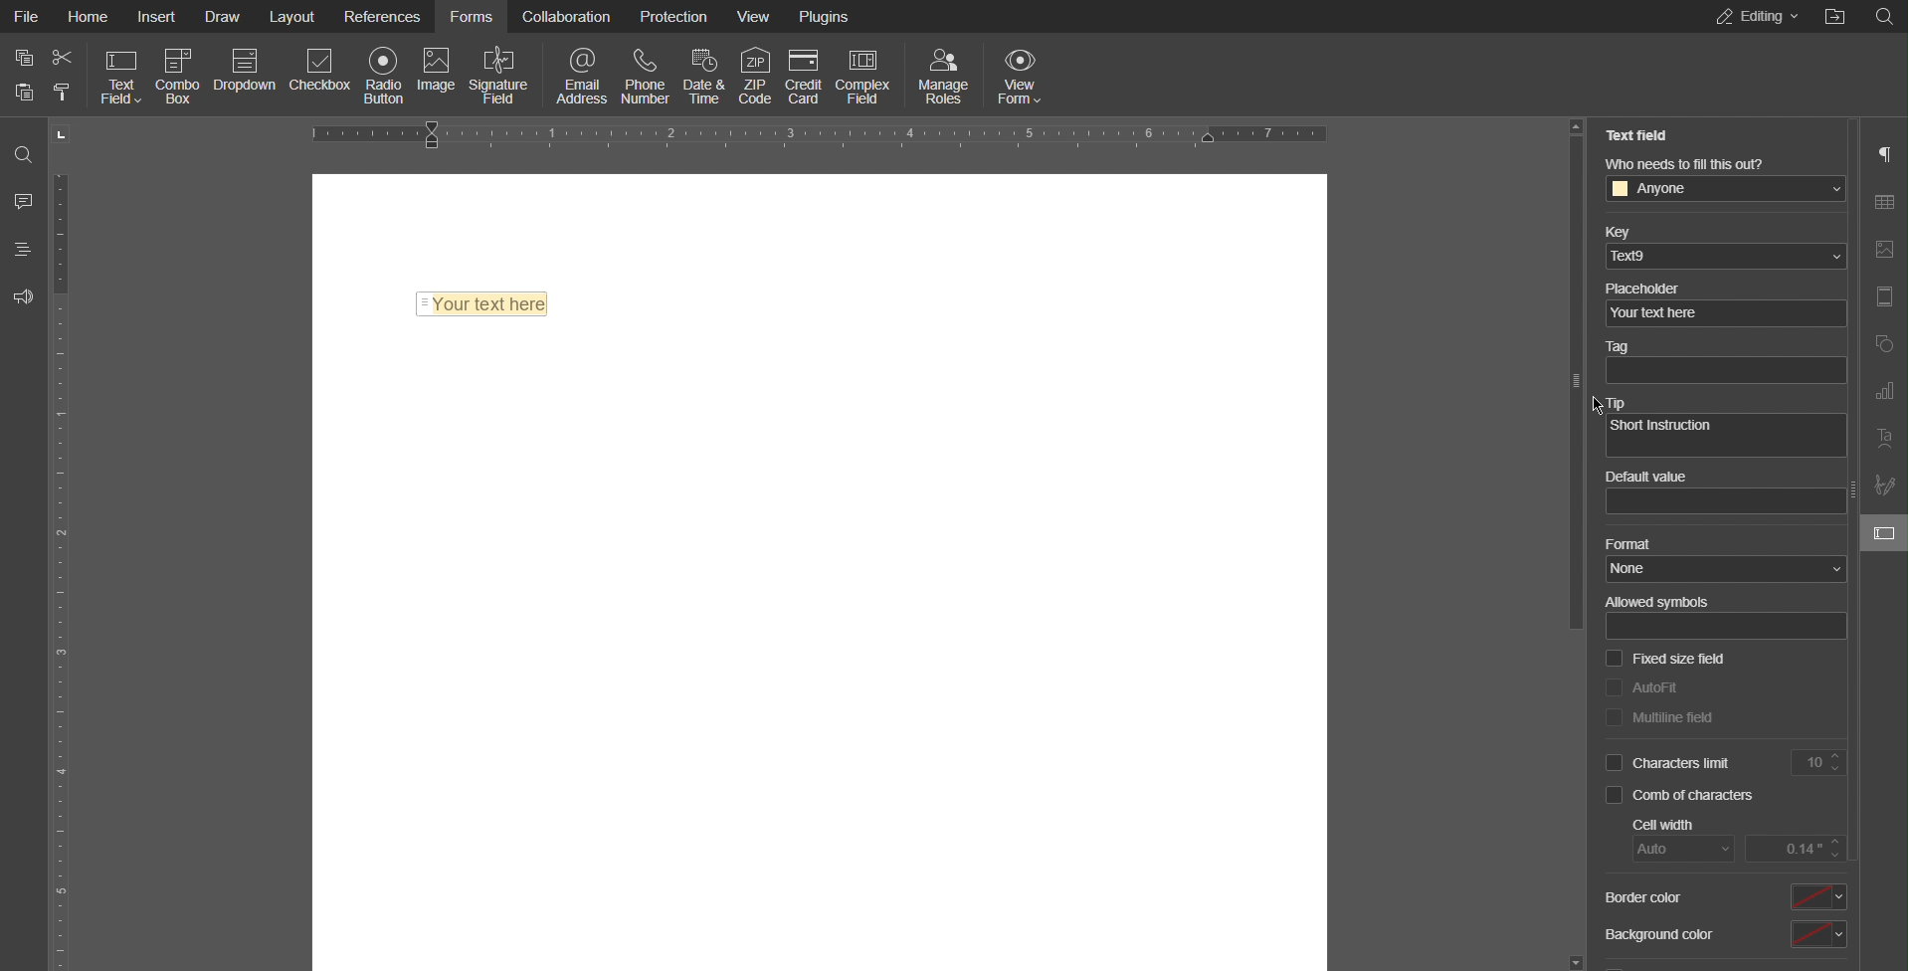 This screenshot has height=971, width=1908. What do you see at coordinates (1630, 232) in the screenshot?
I see `Key` at bounding box center [1630, 232].